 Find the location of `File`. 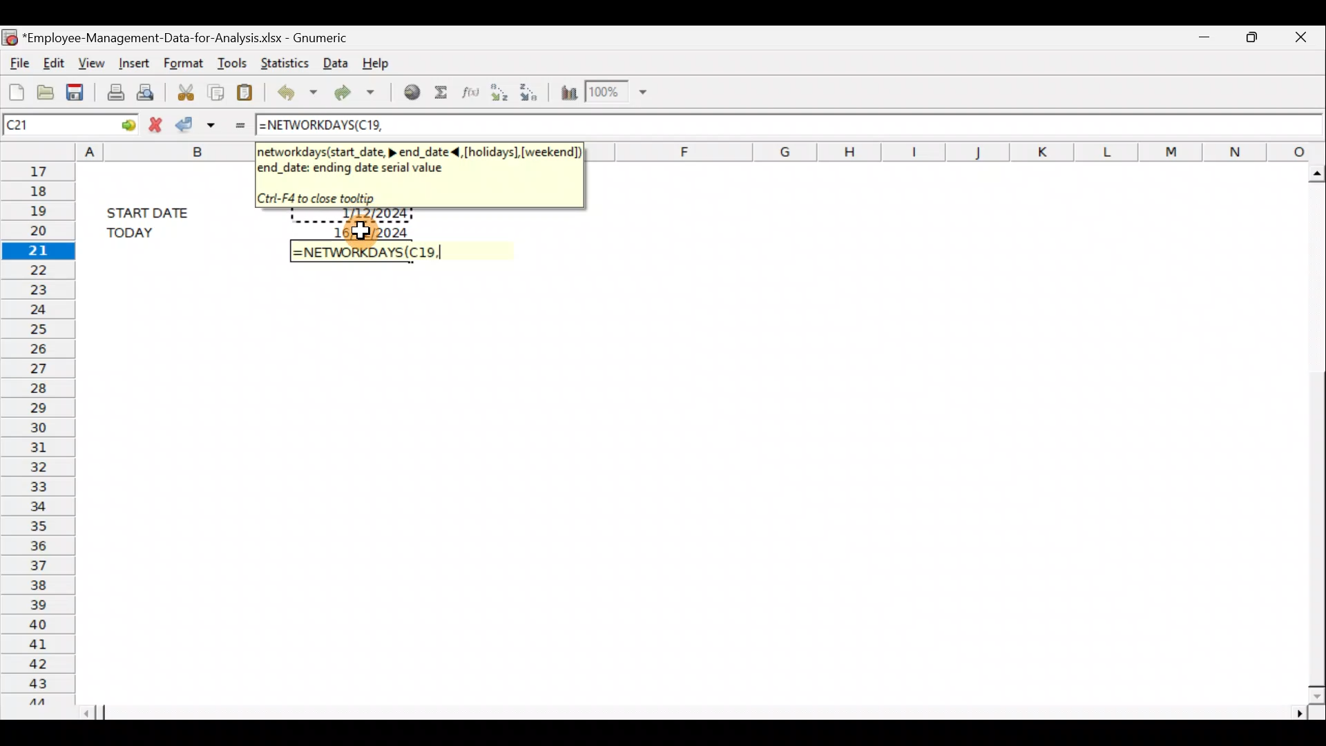

File is located at coordinates (17, 61).